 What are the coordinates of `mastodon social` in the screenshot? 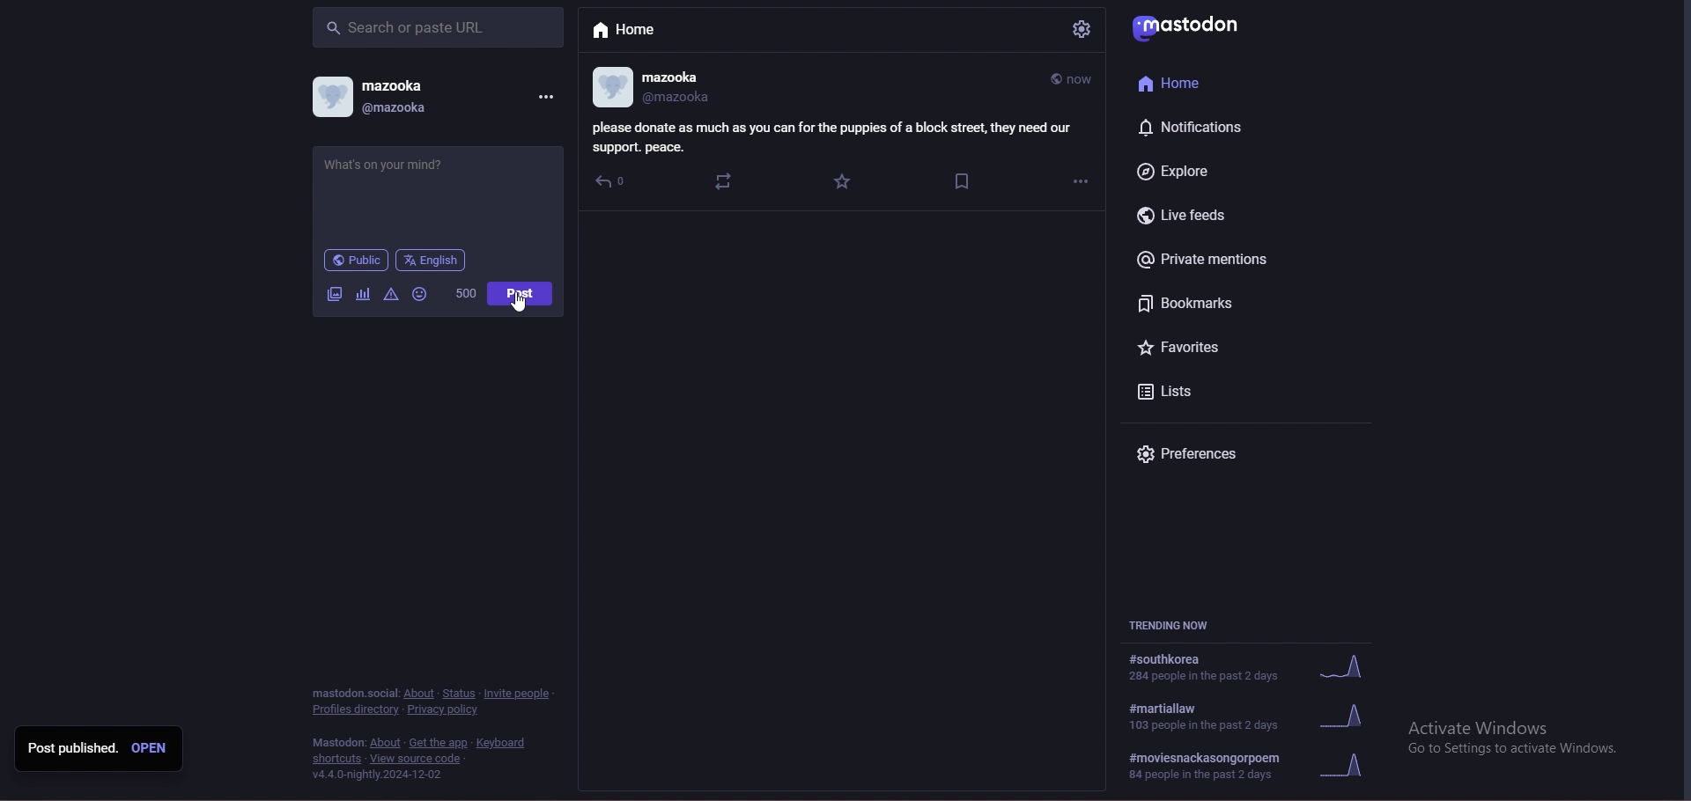 It's located at (353, 693).